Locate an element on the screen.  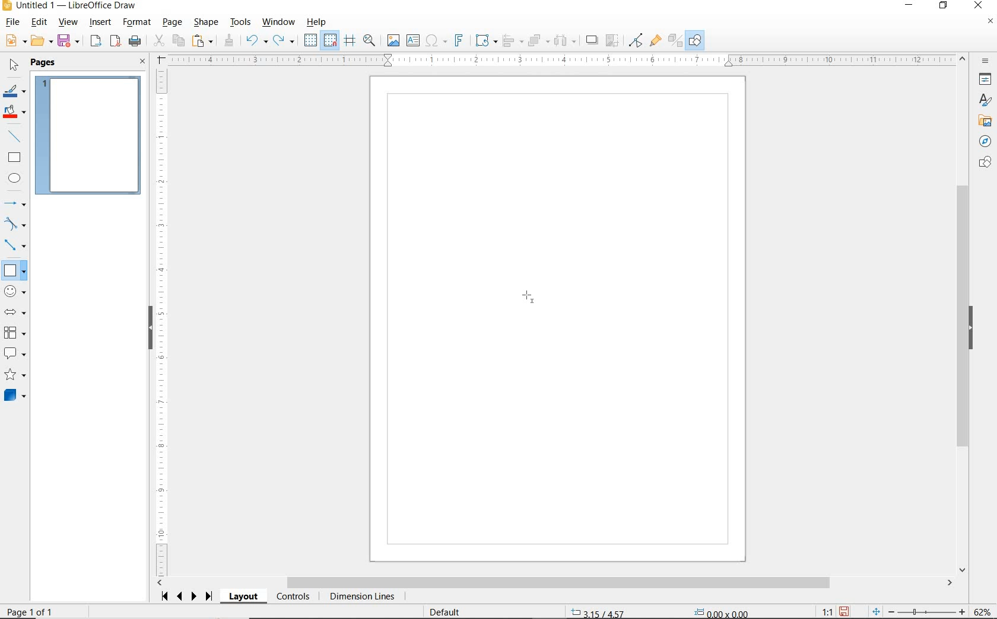
INSERT is located at coordinates (101, 23).